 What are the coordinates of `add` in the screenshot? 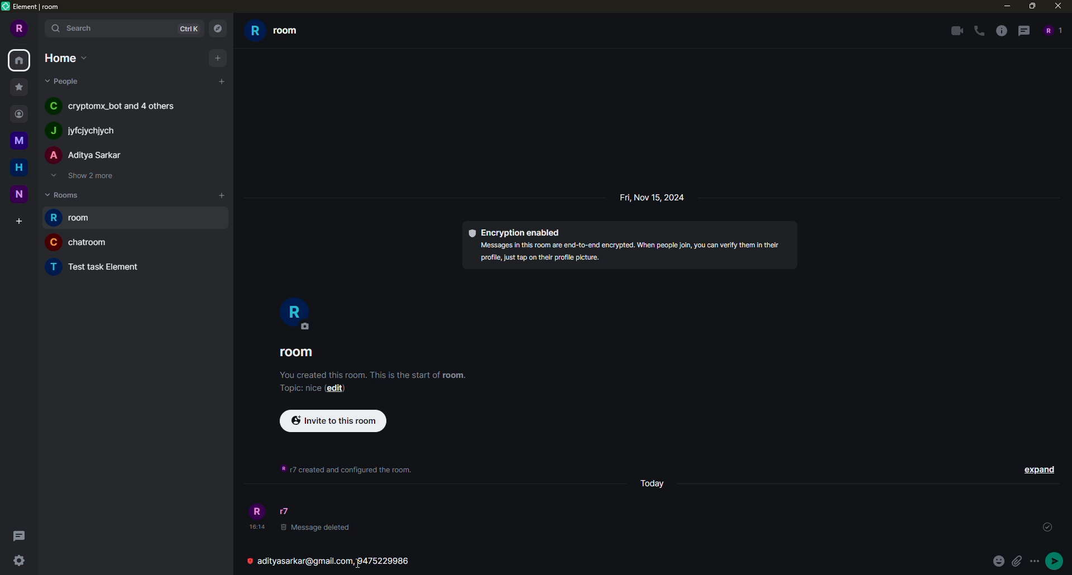 It's located at (219, 195).